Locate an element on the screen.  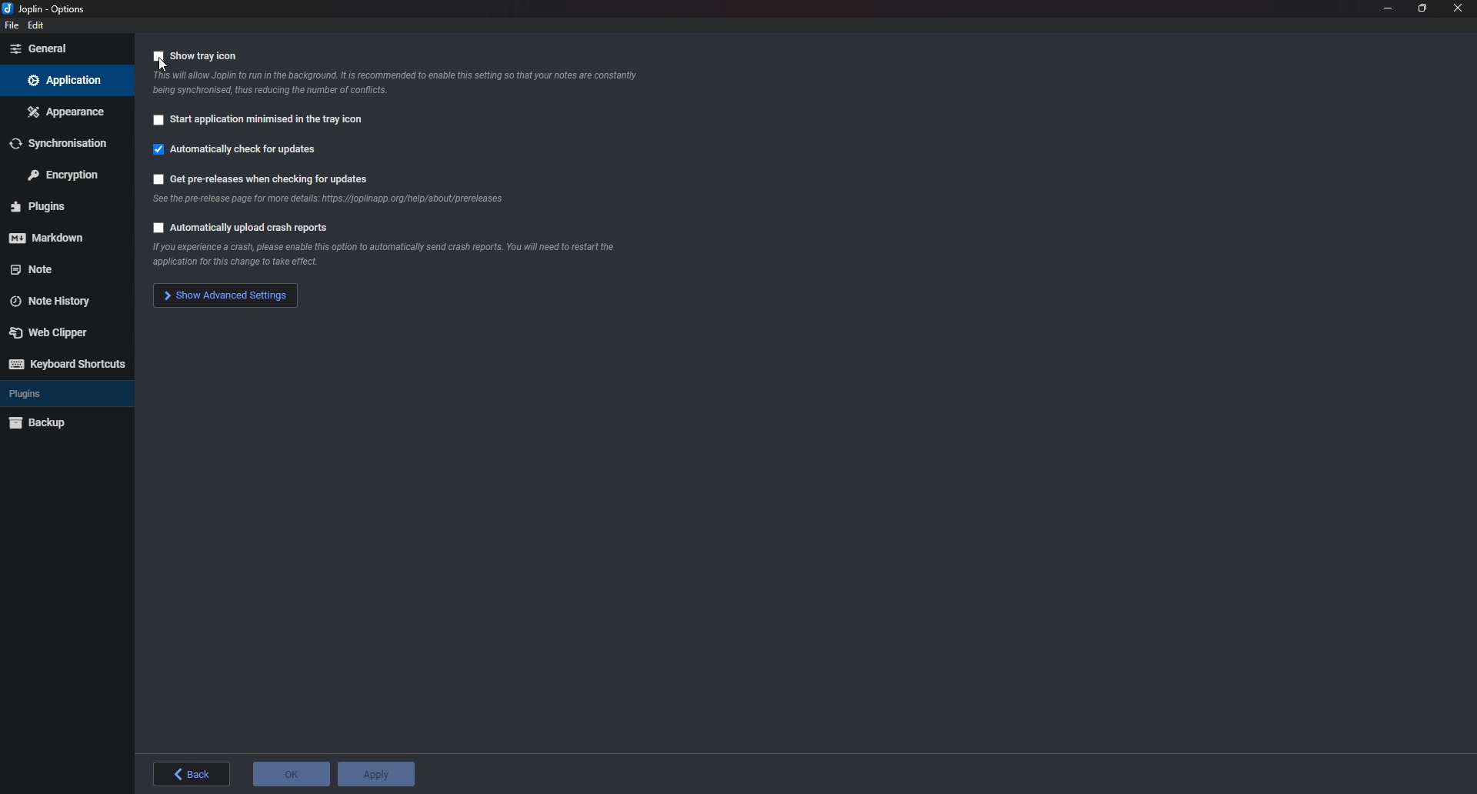
resize is located at coordinates (1423, 9).